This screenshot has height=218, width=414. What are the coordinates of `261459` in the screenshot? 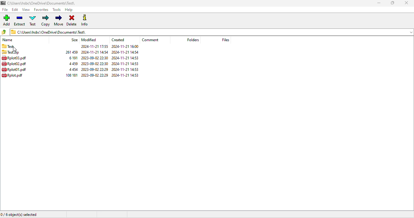 It's located at (71, 52).